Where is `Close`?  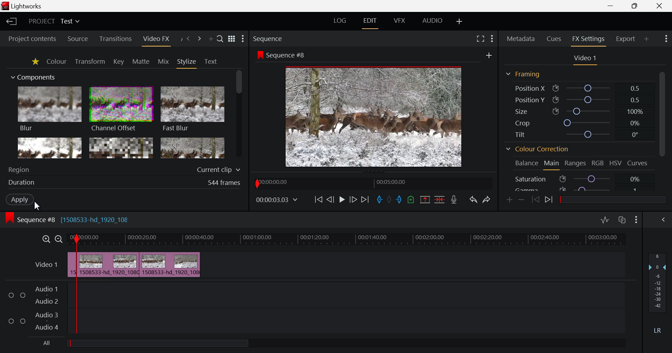 Close is located at coordinates (661, 6).